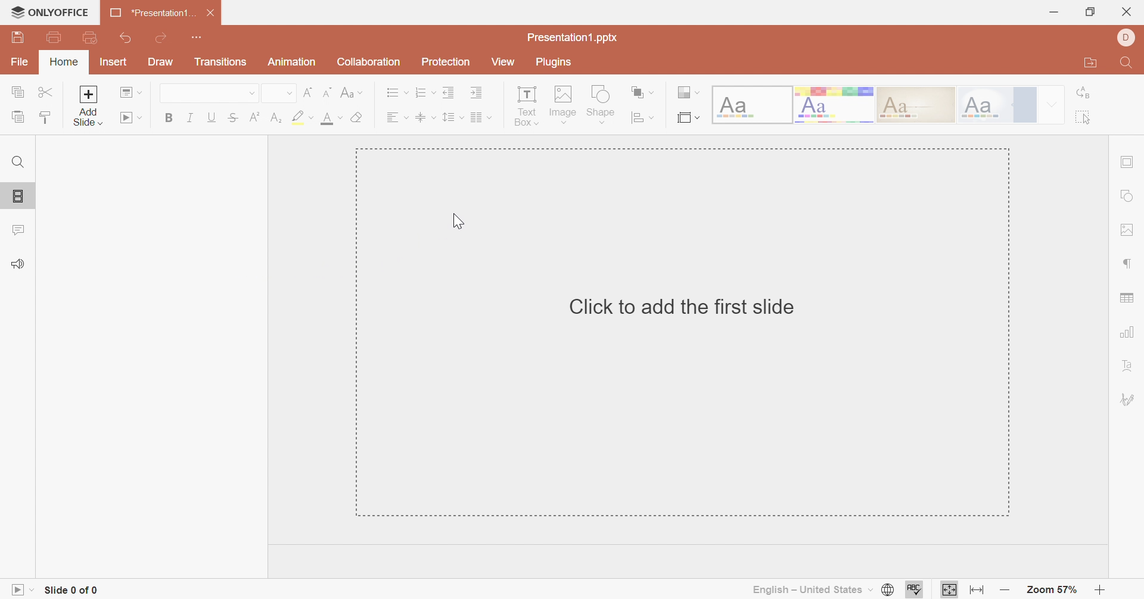  What do you see at coordinates (490, 118) in the screenshot?
I see `Drop Down` at bounding box center [490, 118].